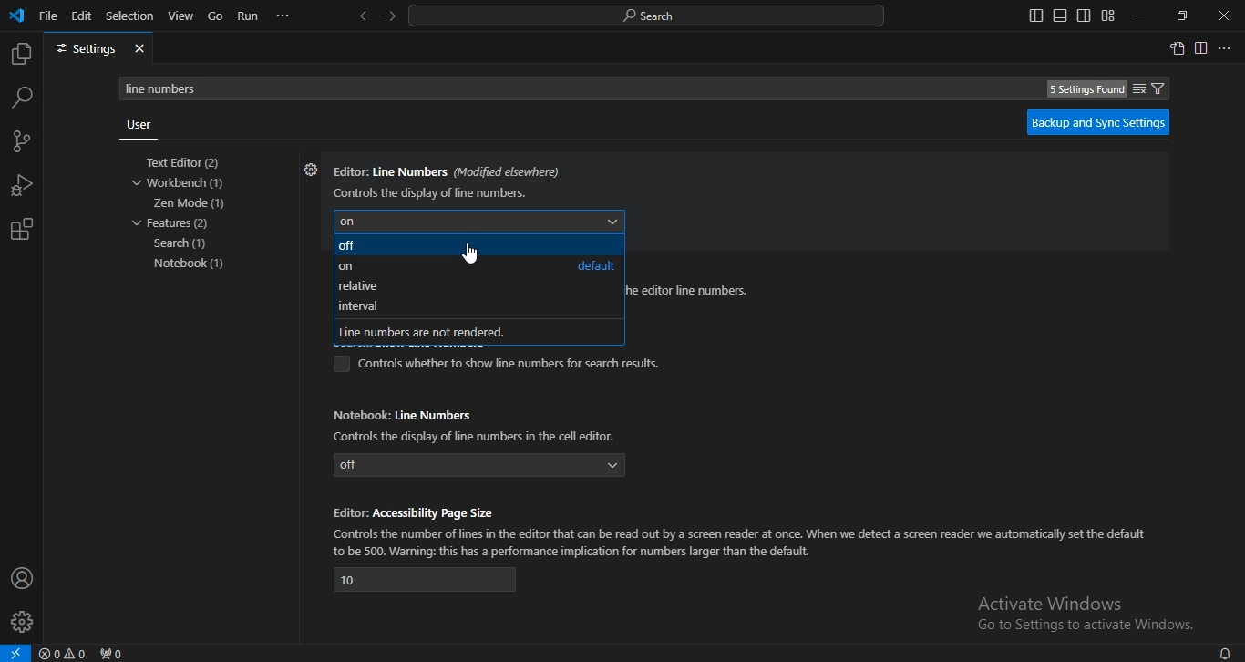  I want to click on interval, so click(360, 307).